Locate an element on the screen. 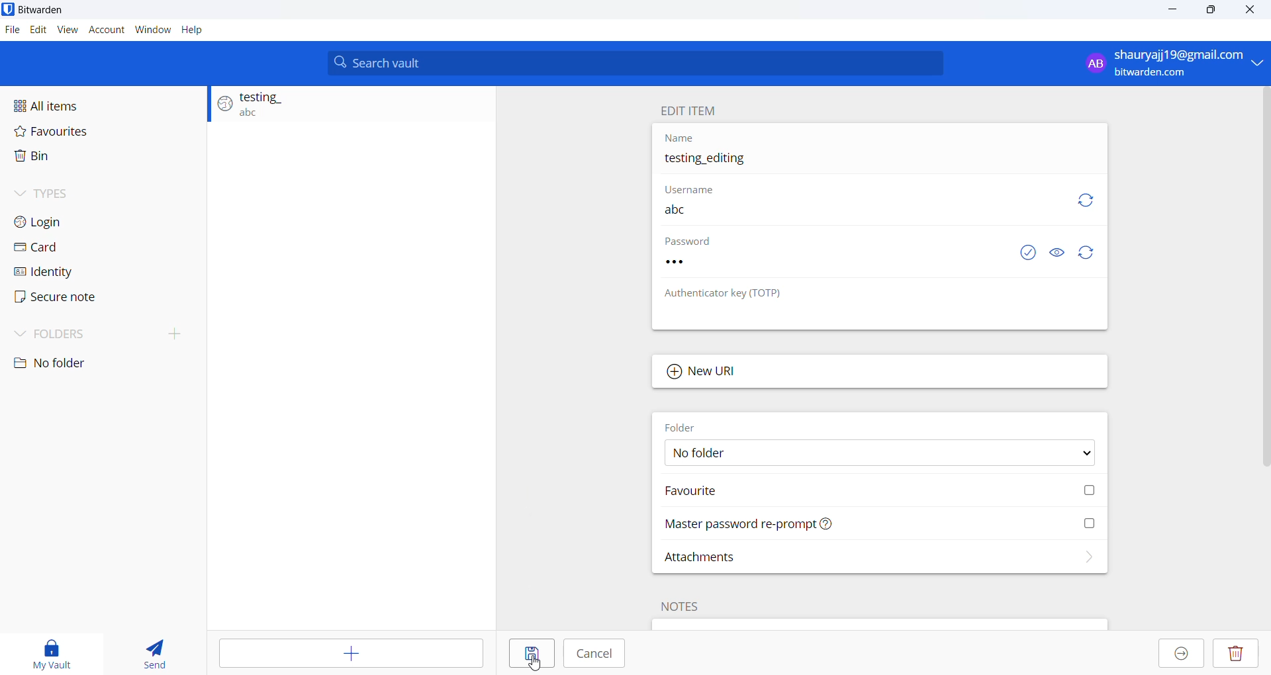  Add item is located at coordinates (349, 654).